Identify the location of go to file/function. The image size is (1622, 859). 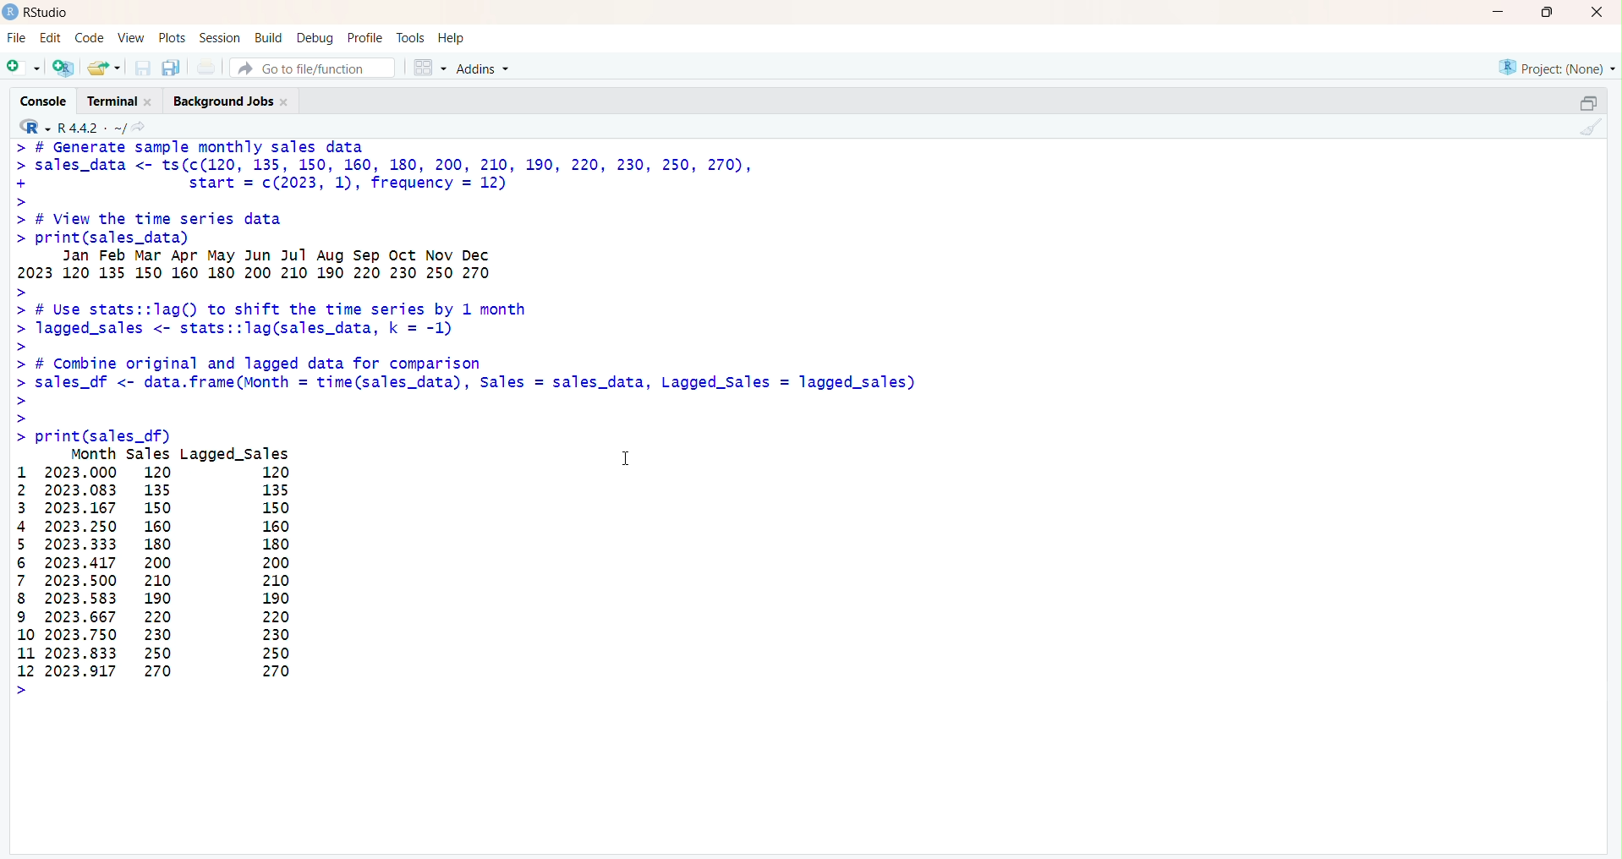
(305, 68).